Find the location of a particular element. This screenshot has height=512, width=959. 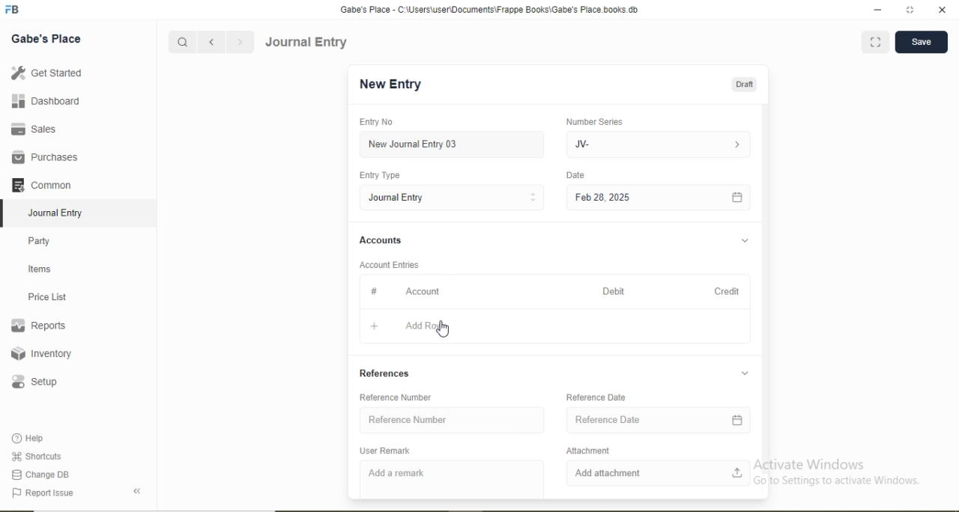

Calendar is located at coordinates (736, 421).